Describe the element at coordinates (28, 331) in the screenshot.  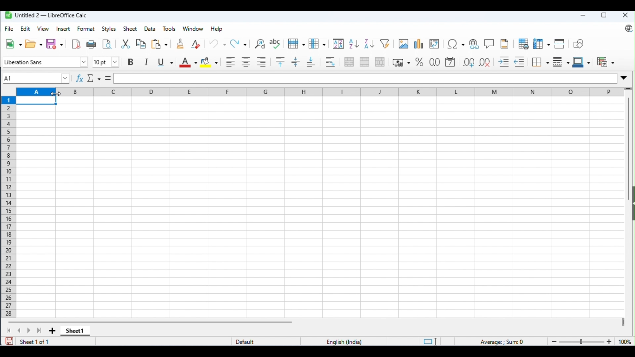
I see `next sheet` at that location.